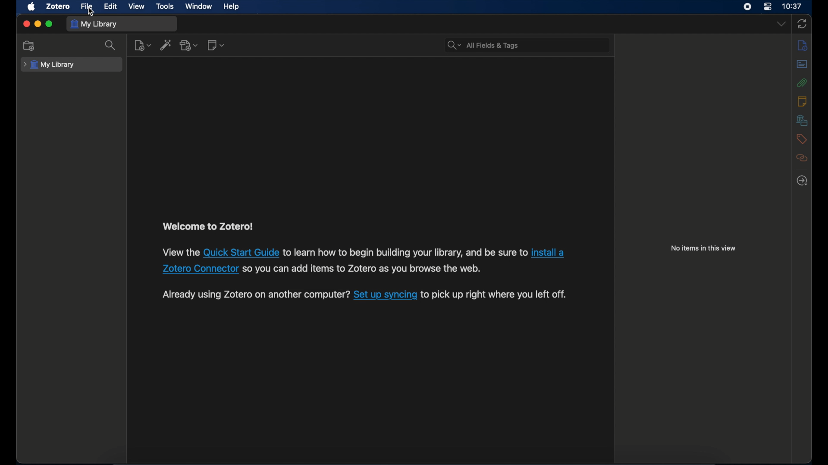 This screenshot has height=465, width=828. Describe the element at coordinates (792, 7) in the screenshot. I see `10.37` at that location.